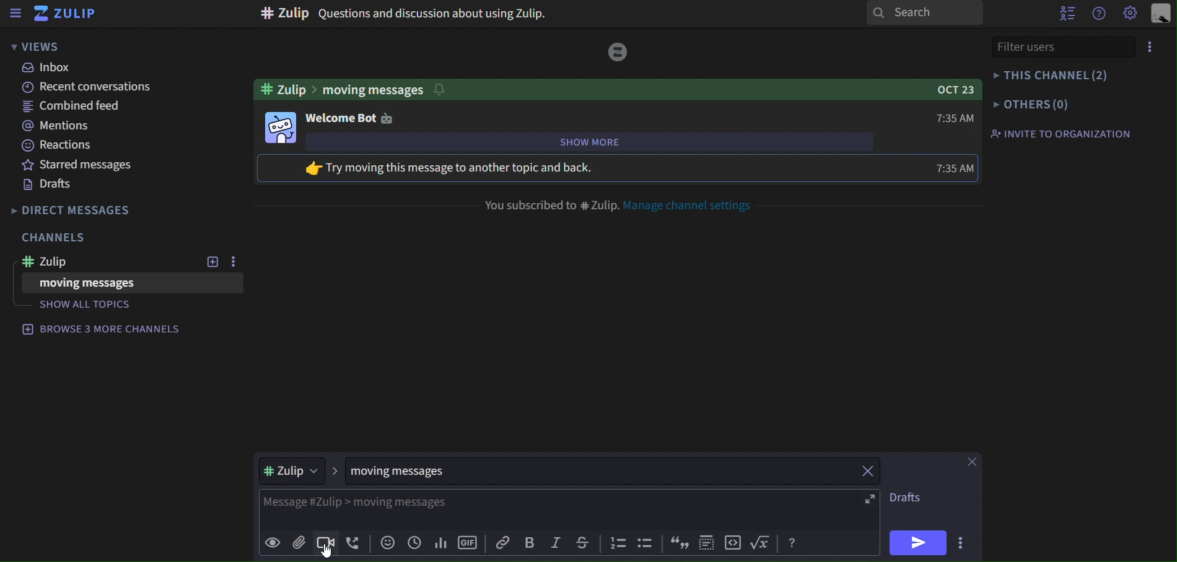 The height and width of the screenshot is (562, 1177). I want to click on icon, so click(643, 542).